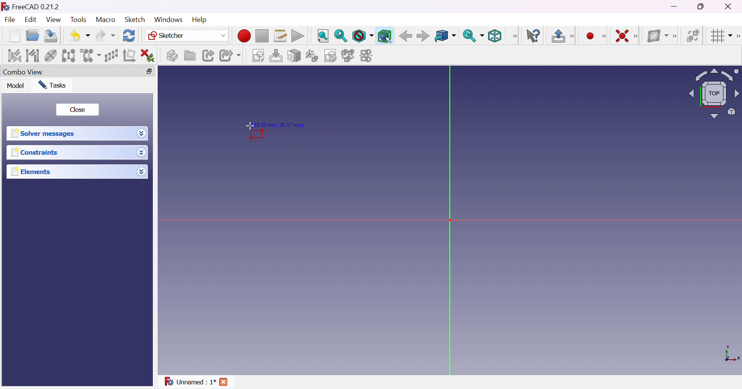 The height and width of the screenshot is (389, 742). I want to click on Draw style, so click(362, 36).